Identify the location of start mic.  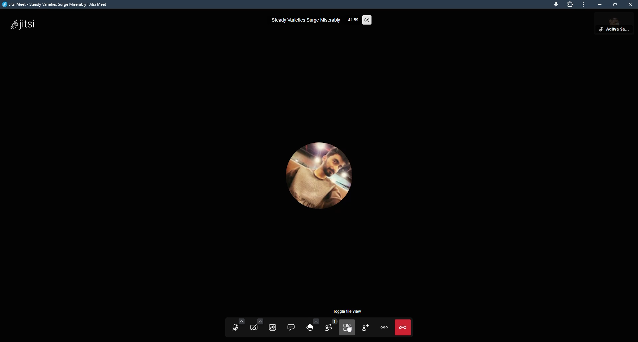
(237, 326).